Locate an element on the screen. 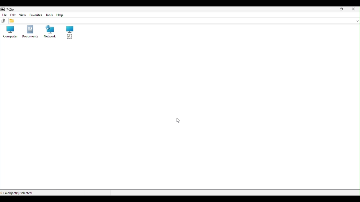 This screenshot has width=360, height=202. cursor is located at coordinates (181, 120).